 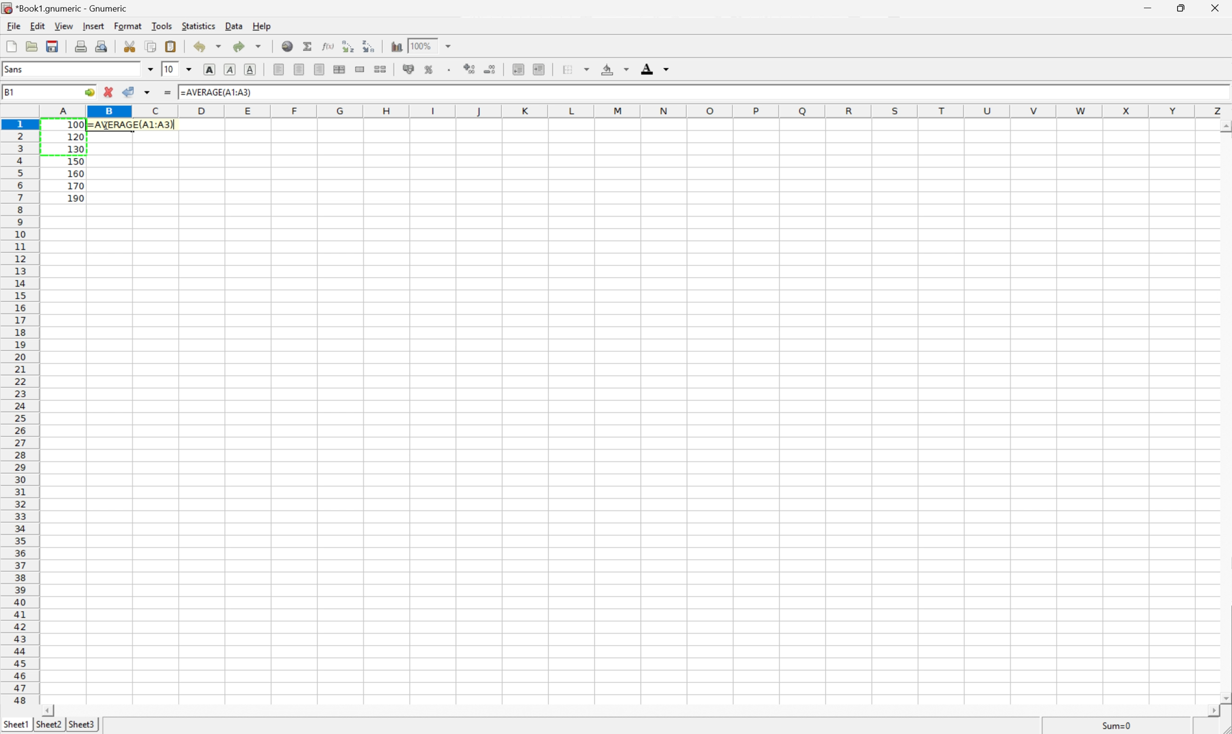 I want to click on Set the format of the selected cells to include a thousands separator, so click(x=451, y=69).